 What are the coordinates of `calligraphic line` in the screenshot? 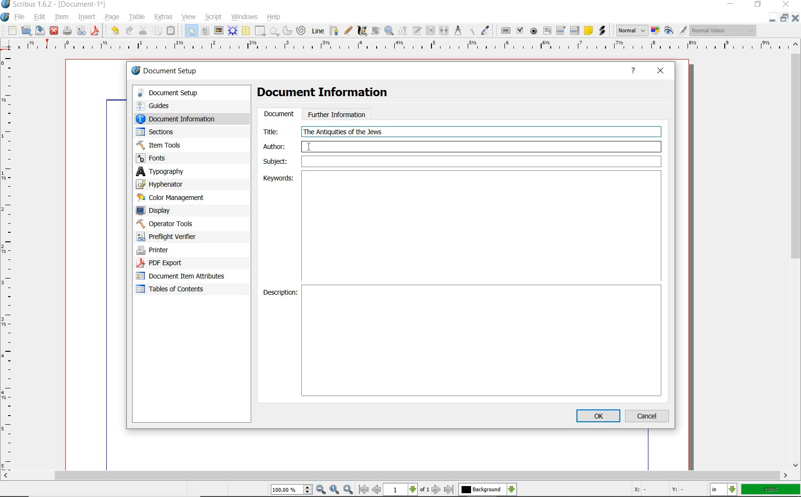 It's located at (362, 31).